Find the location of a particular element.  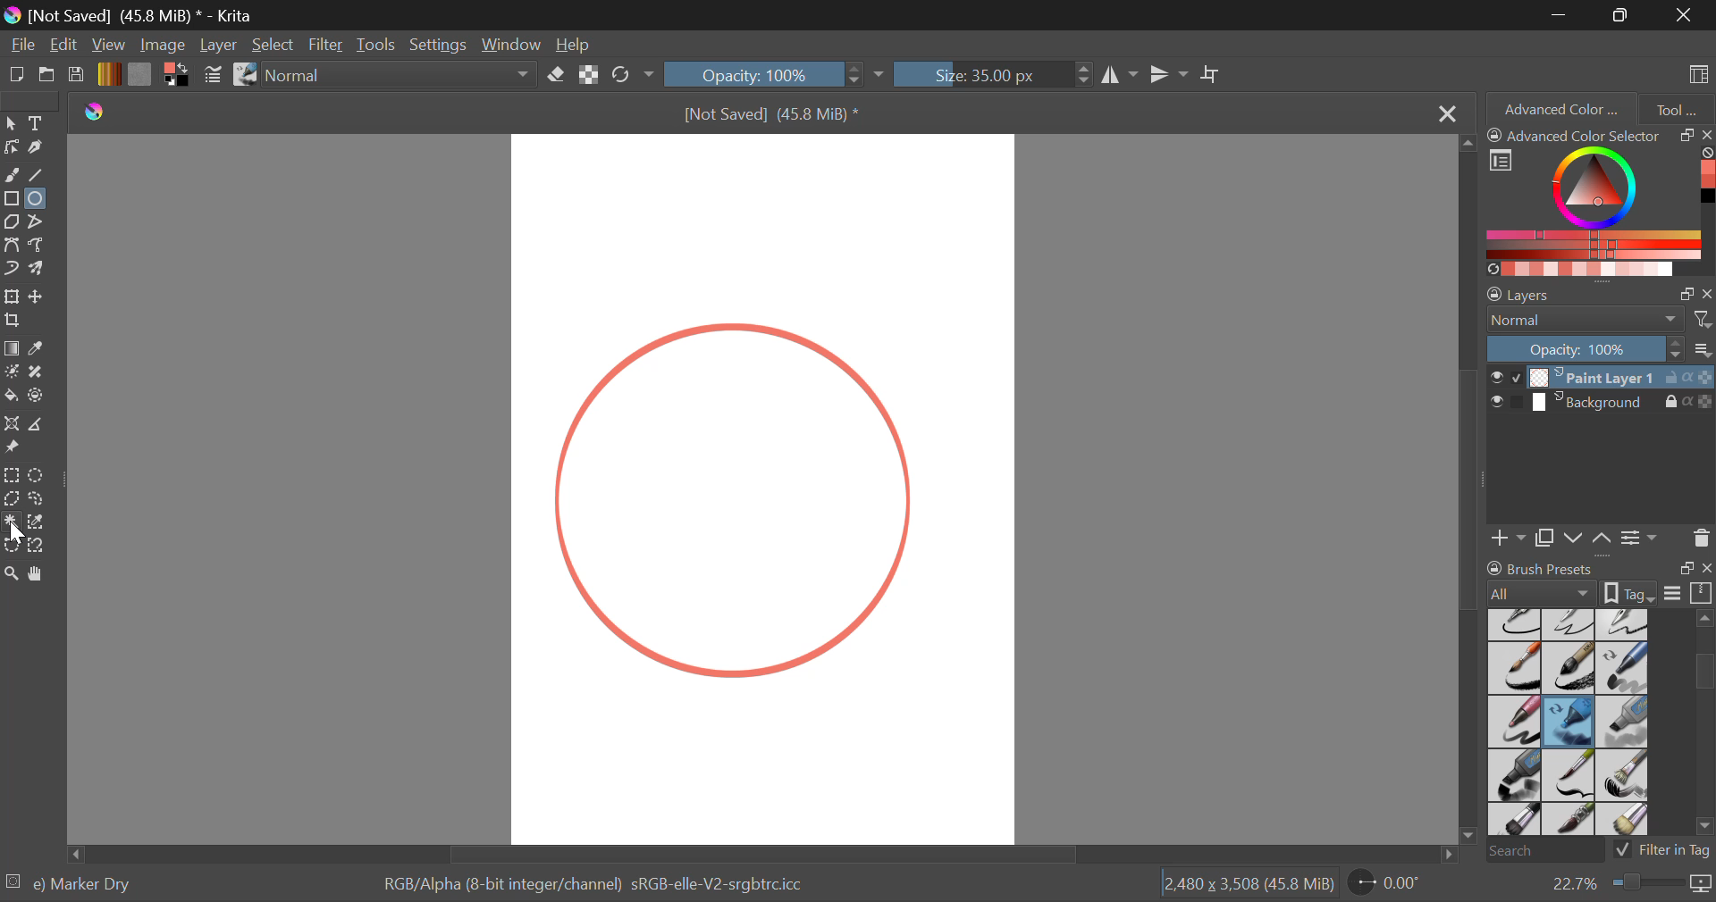

Calligraphic Tool is located at coordinates (39, 147).